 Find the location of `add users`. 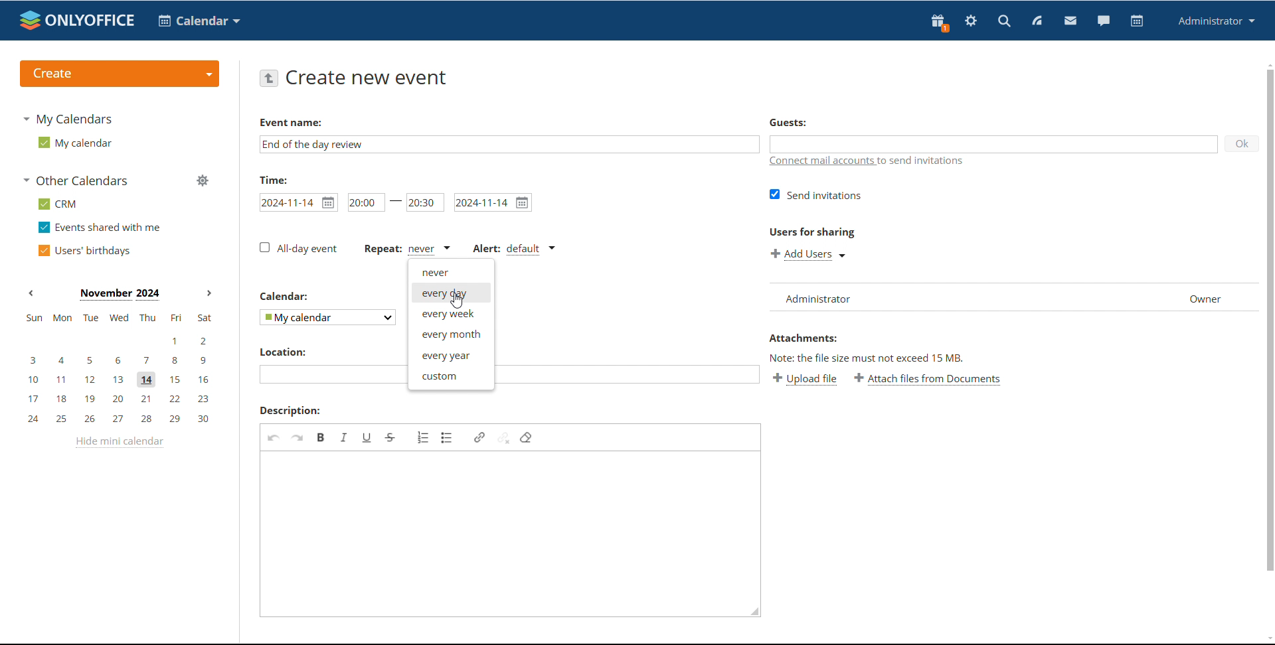

add users is located at coordinates (810, 254).